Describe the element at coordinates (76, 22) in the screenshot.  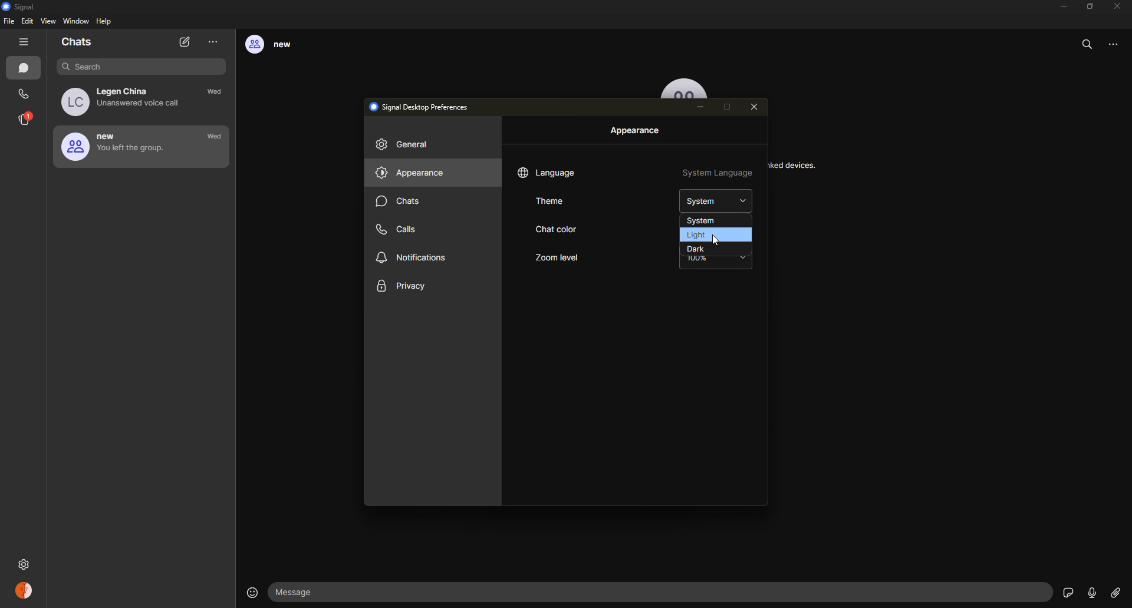
I see `window` at that location.